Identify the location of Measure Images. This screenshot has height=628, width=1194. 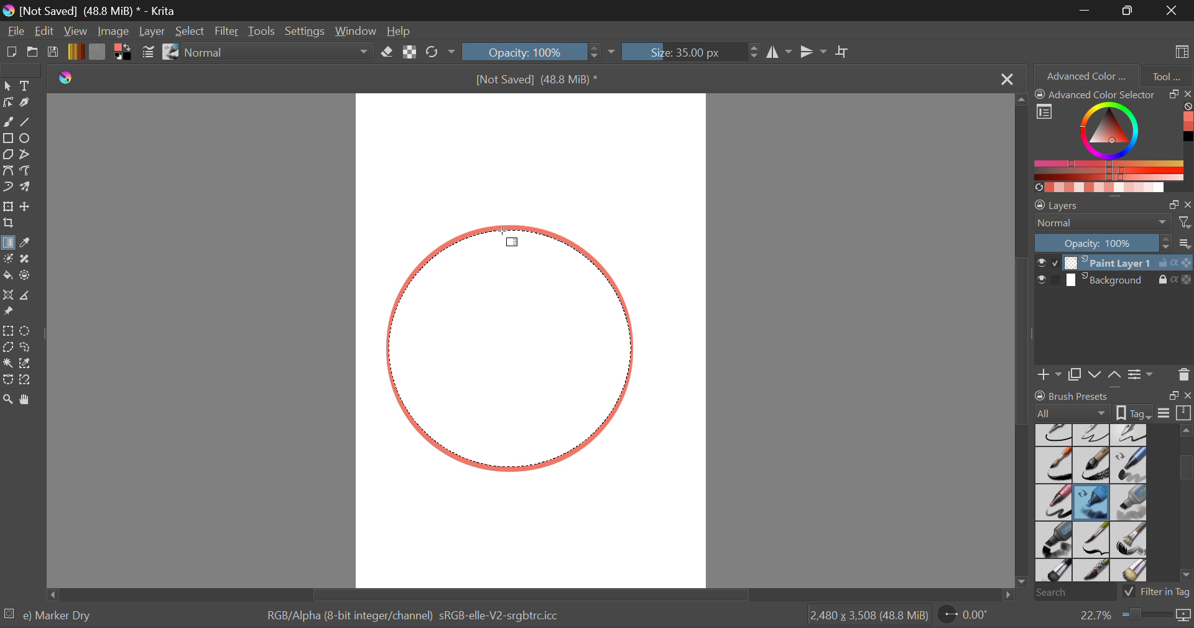
(27, 297).